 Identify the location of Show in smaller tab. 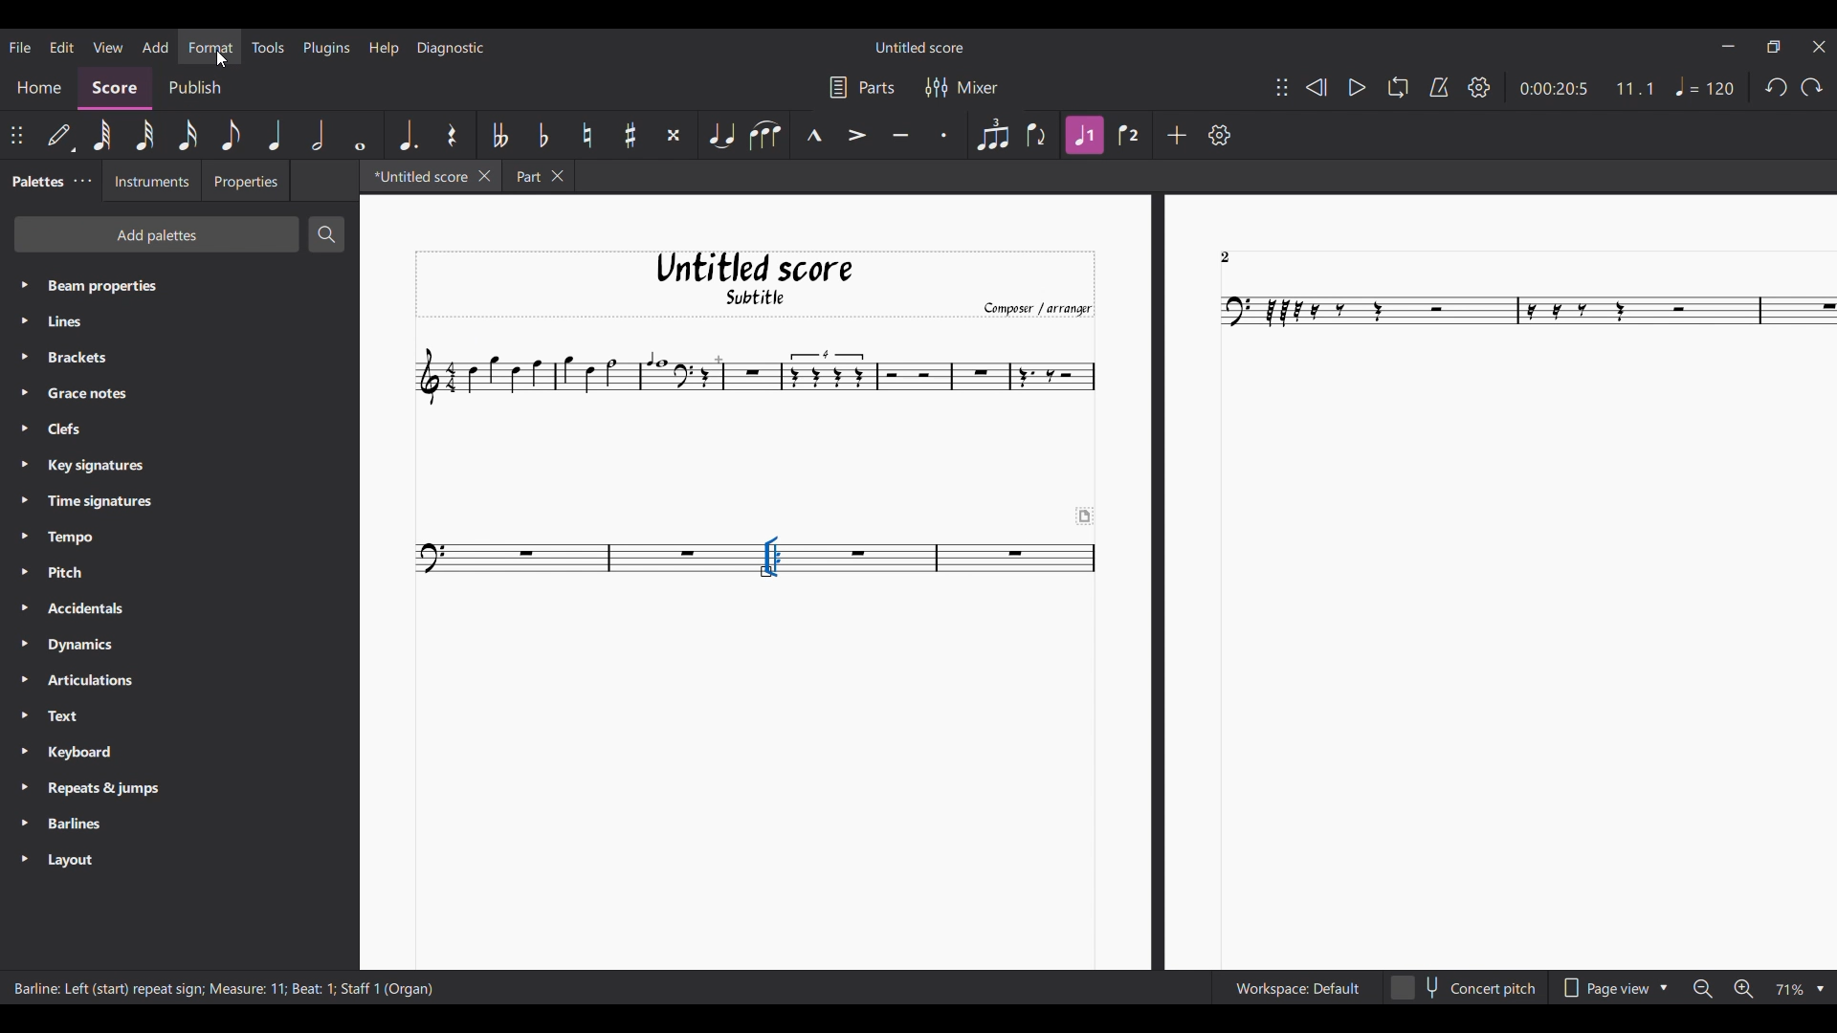
(1774, 46).